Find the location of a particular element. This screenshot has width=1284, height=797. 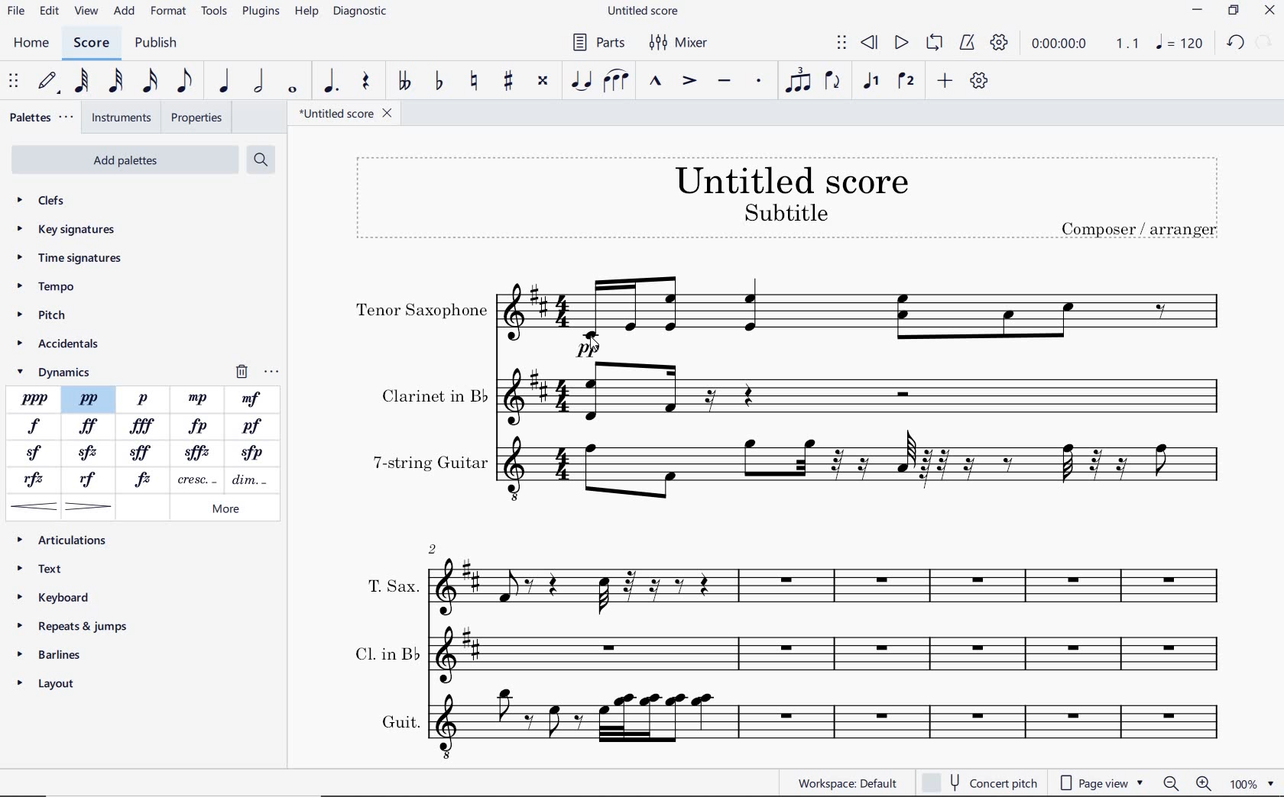

FF (FORTISSIMO) is located at coordinates (89, 427).